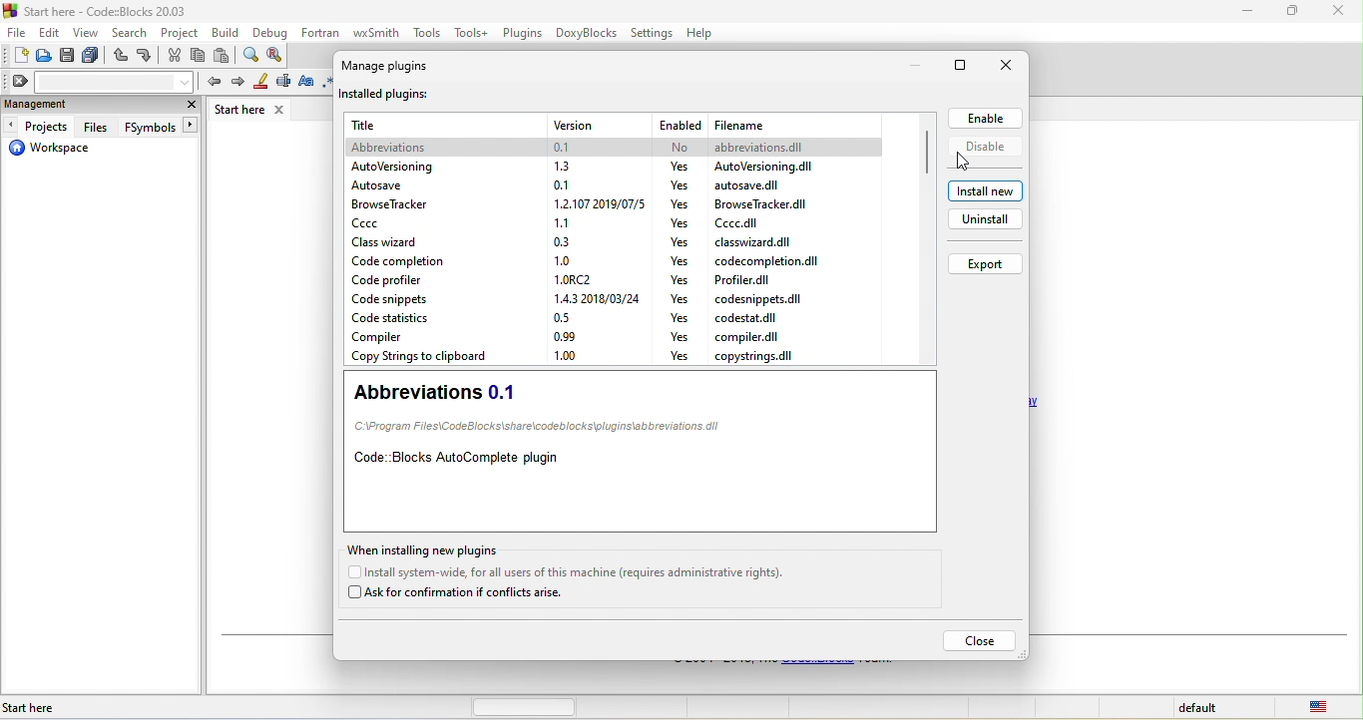 The image size is (1363, 720). Describe the element at coordinates (562, 242) in the screenshot. I see `version ` at that location.